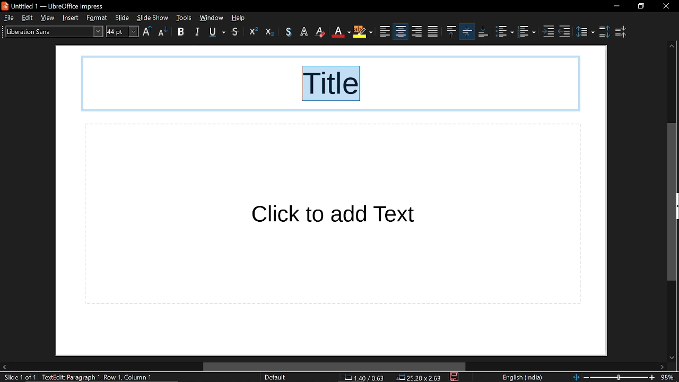 This screenshot has height=382, width=679. What do you see at coordinates (671, 47) in the screenshot?
I see `move up` at bounding box center [671, 47].